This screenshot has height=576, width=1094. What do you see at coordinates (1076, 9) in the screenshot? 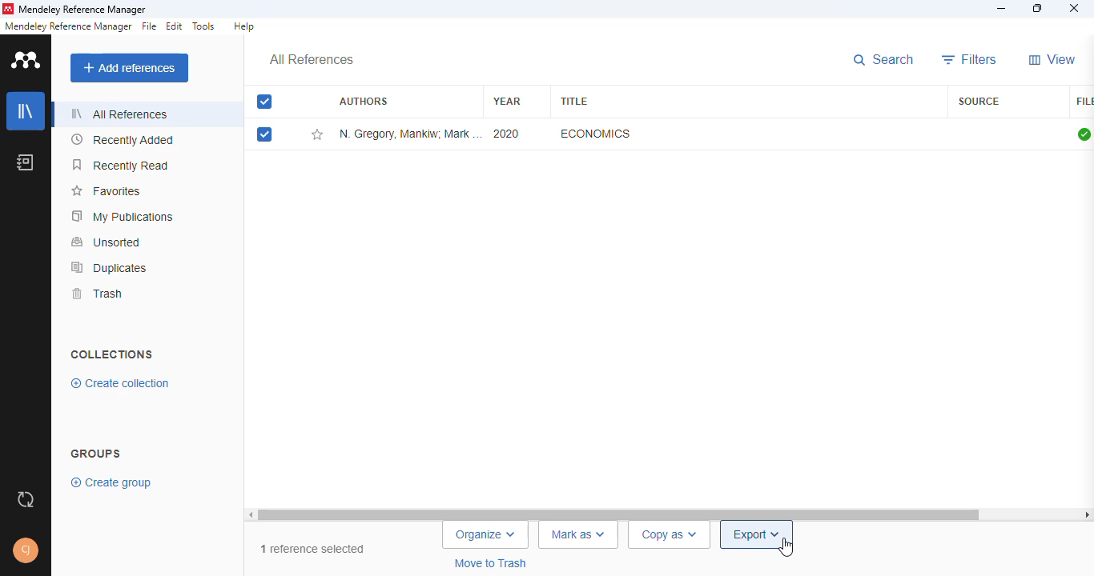
I see `close` at bounding box center [1076, 9].